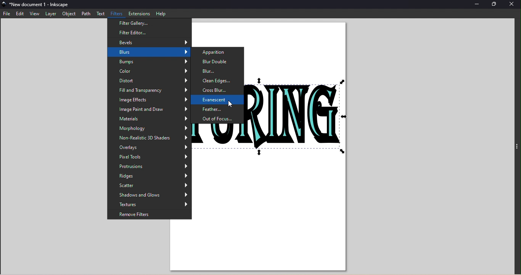 The image size is (521, 275). What do you see at coordinates (477, 4) in the screenshot?
I see `Minimize` at bounding box center [477, 4].